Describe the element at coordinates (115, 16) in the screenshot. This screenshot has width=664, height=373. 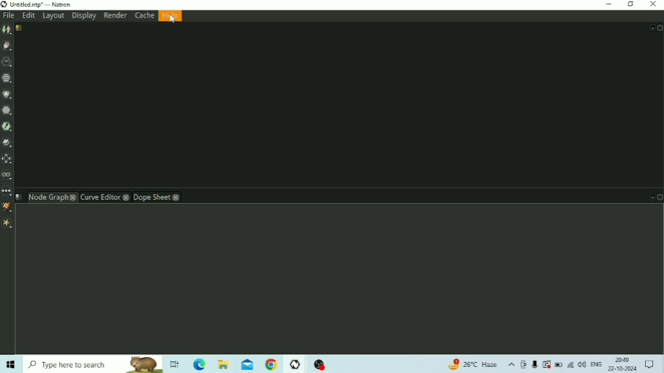
I see `Render` at that location.